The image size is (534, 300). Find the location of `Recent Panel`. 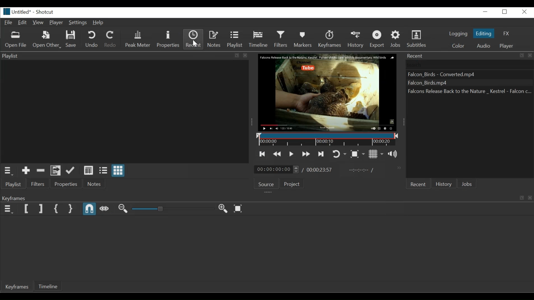

Recent Panel is located at coordinates (469, 57).